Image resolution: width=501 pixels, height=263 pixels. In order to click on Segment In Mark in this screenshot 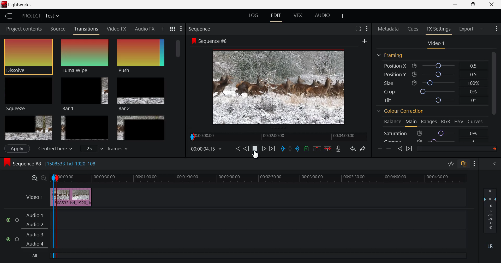, I will do `click(54, 190)`.